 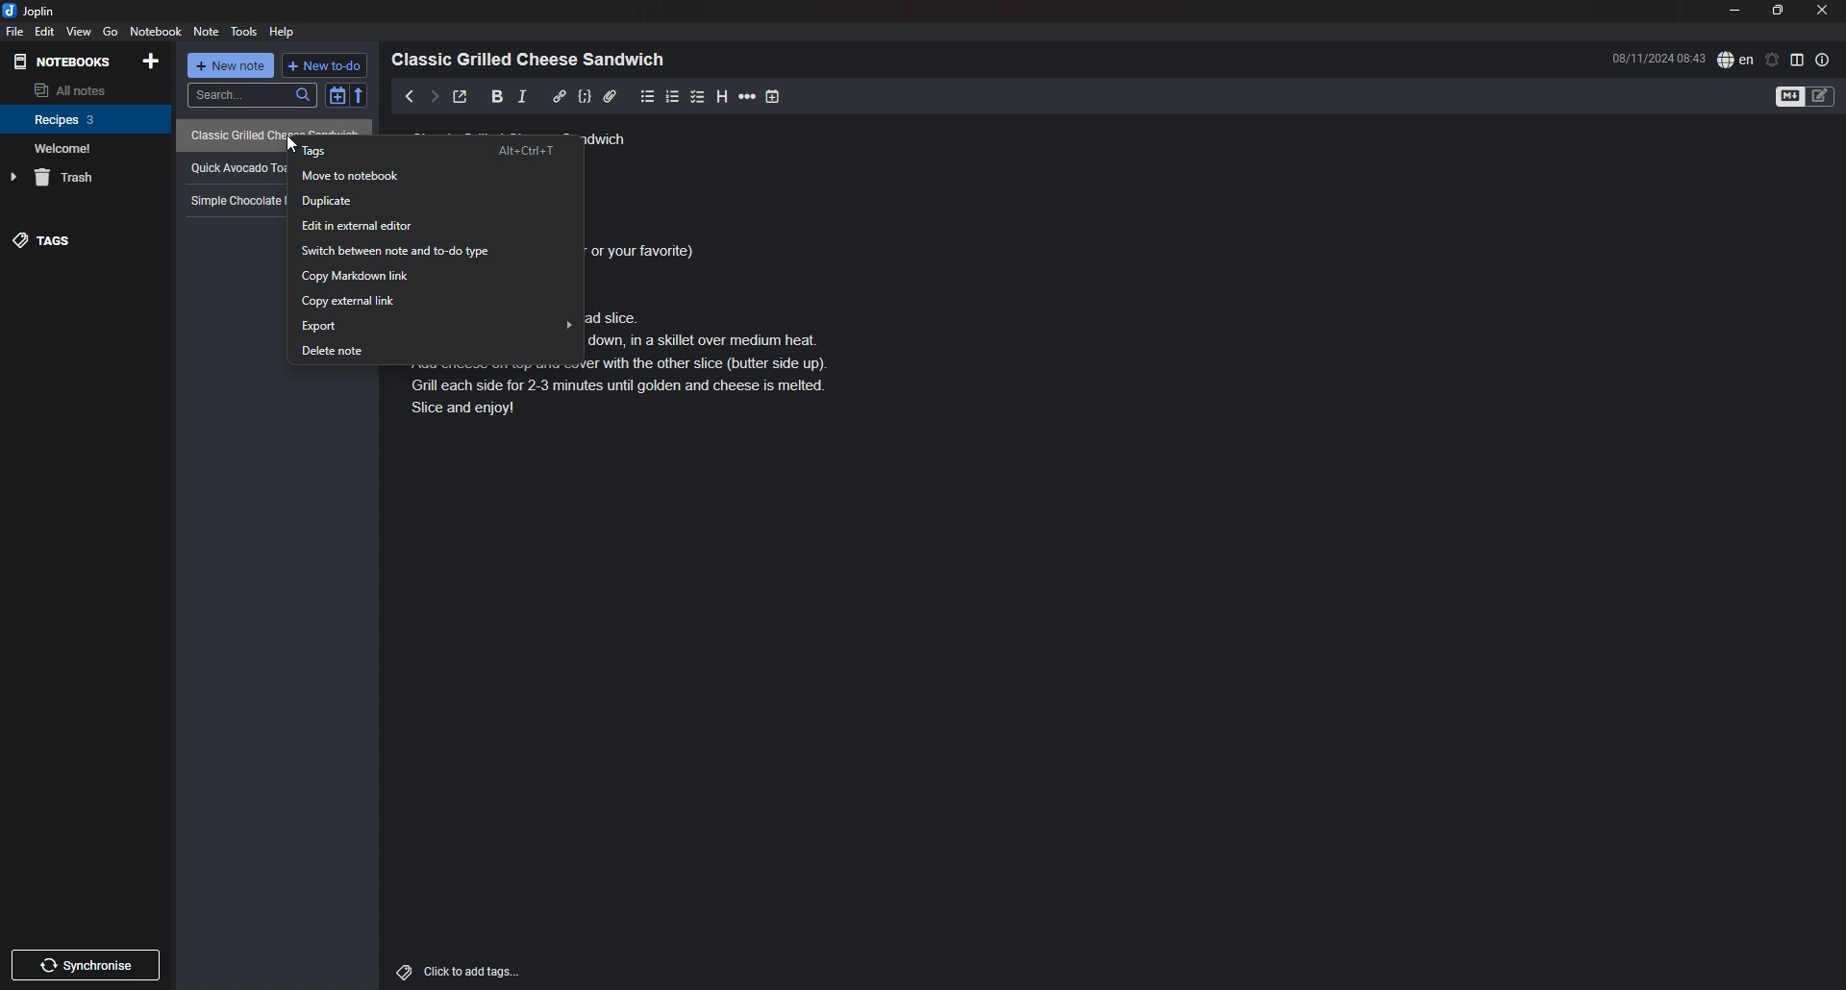 What do you see at coordinates (436, 150) in the screenshot?
I see `tags` at bounding box center [436, 150].